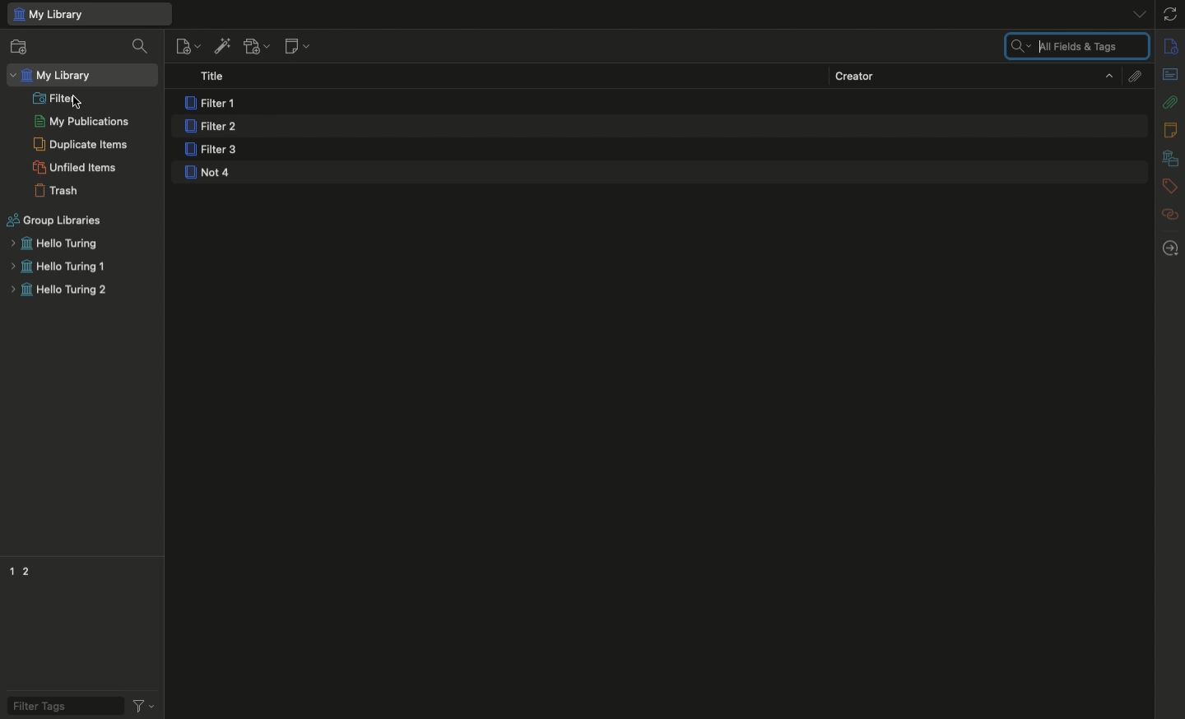 This screenshot has width=1185, height=719. What do you see at coordinates (221, 46) in the screenshot?
I see `Add items by identifier` at bounding box center [221, 46].